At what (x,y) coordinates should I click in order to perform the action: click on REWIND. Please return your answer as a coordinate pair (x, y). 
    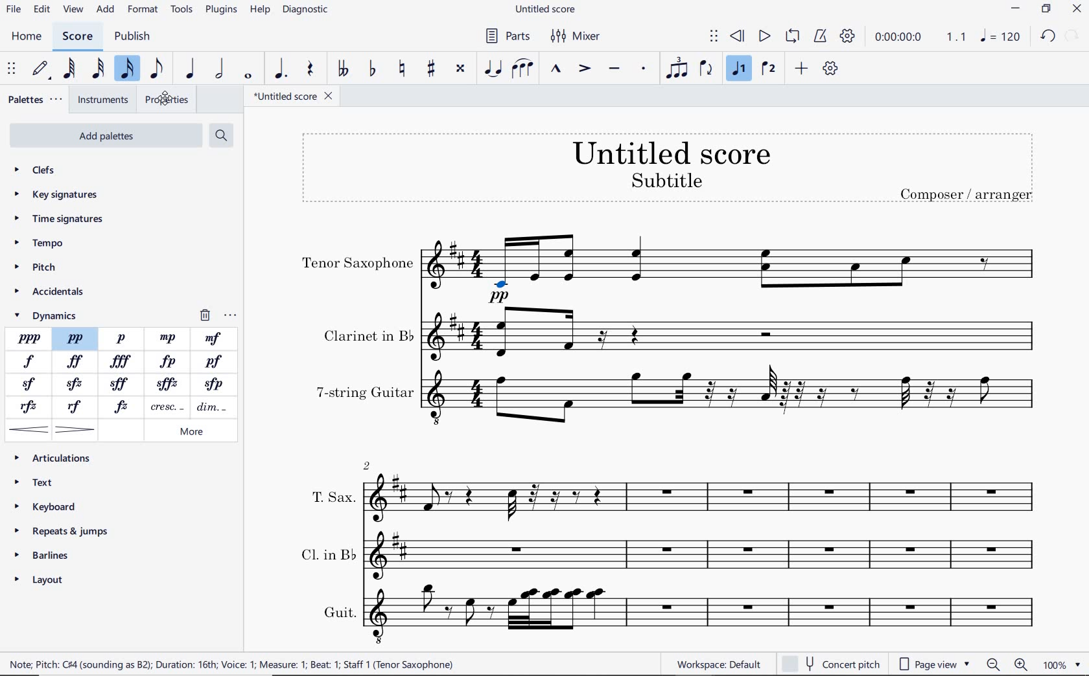
    Looking at the image, I should click on (738, 37).